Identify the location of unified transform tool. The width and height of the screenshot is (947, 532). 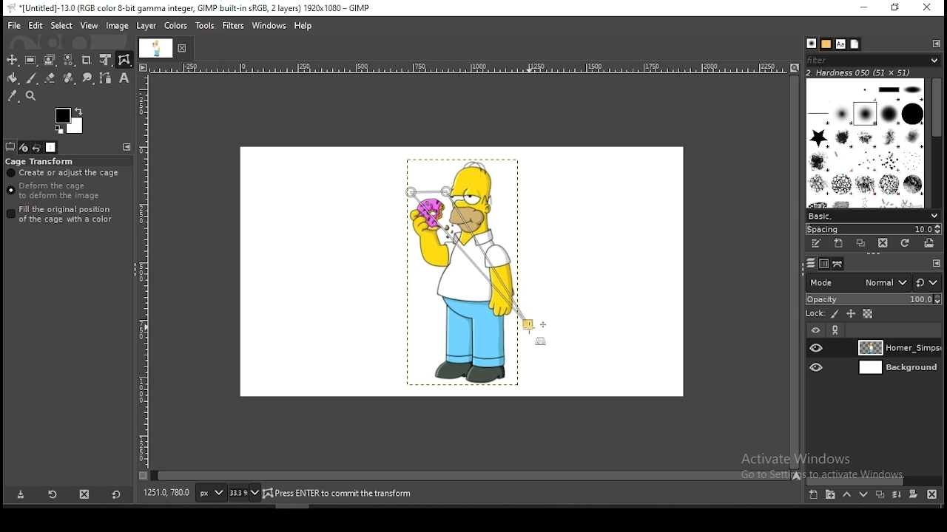
(106, 60).